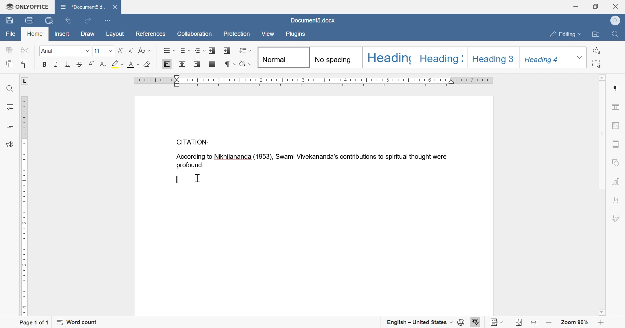  I want to click on decrease indent, so click(214, 51).